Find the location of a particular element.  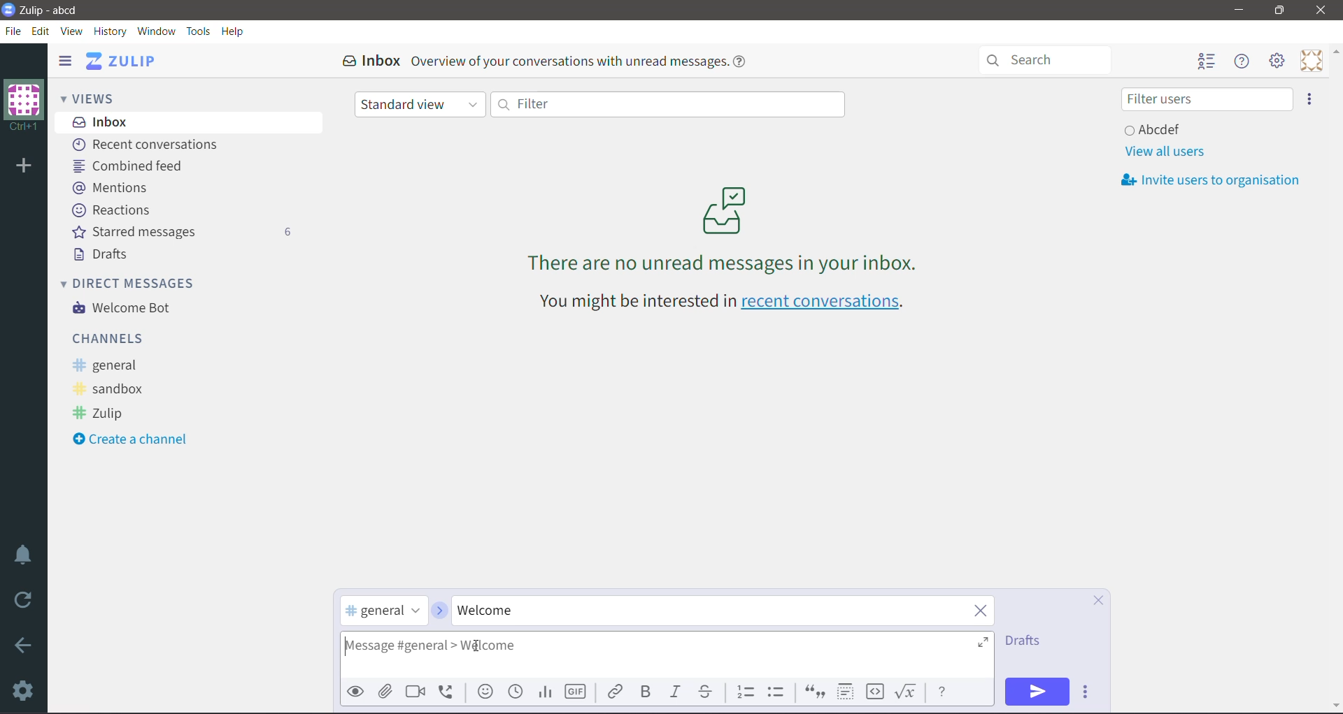

Send Options is located at coordinates (1088, 692).